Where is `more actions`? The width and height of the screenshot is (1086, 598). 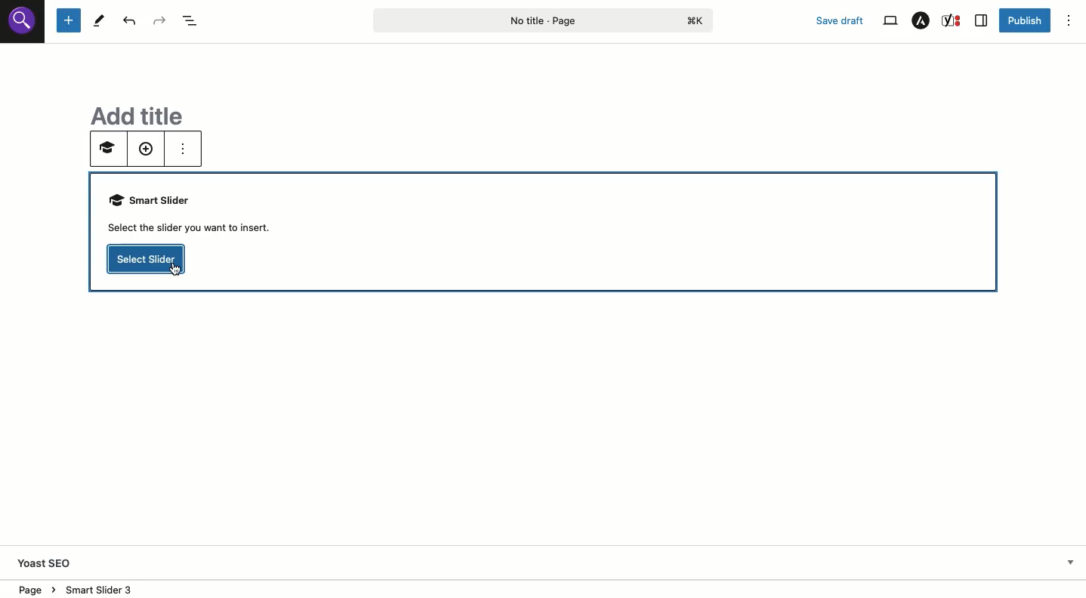
more actions is located at coordinates (180, 148).